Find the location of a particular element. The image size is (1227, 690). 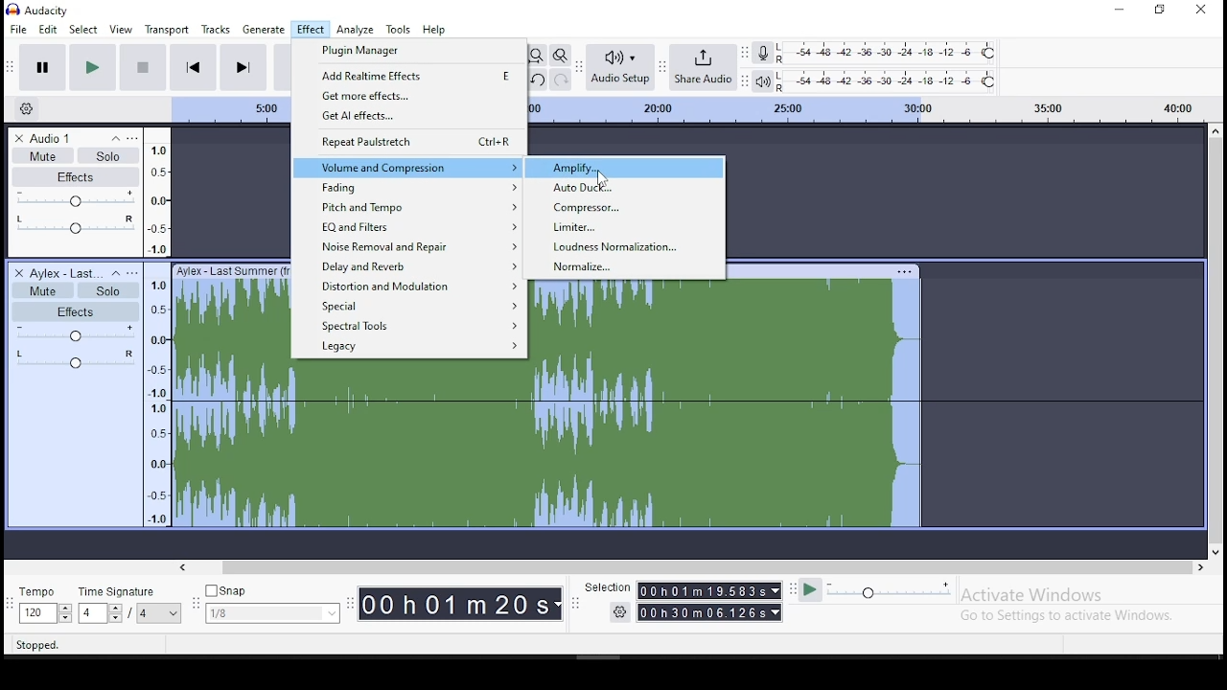

redo is located at coordinates (560, 80).